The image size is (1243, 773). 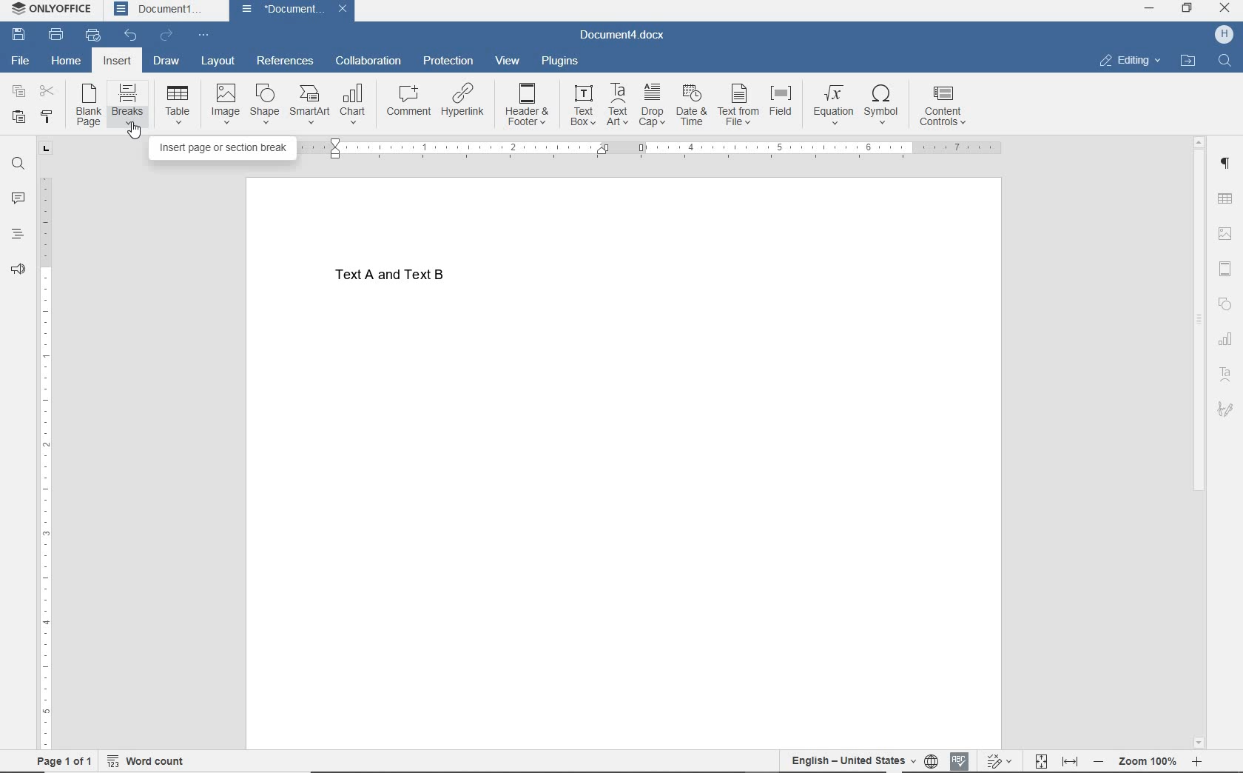 What do you see at coordinates (266, 104) in the screenshot?
I see `SHAPE` at bounding box center [266, 104].